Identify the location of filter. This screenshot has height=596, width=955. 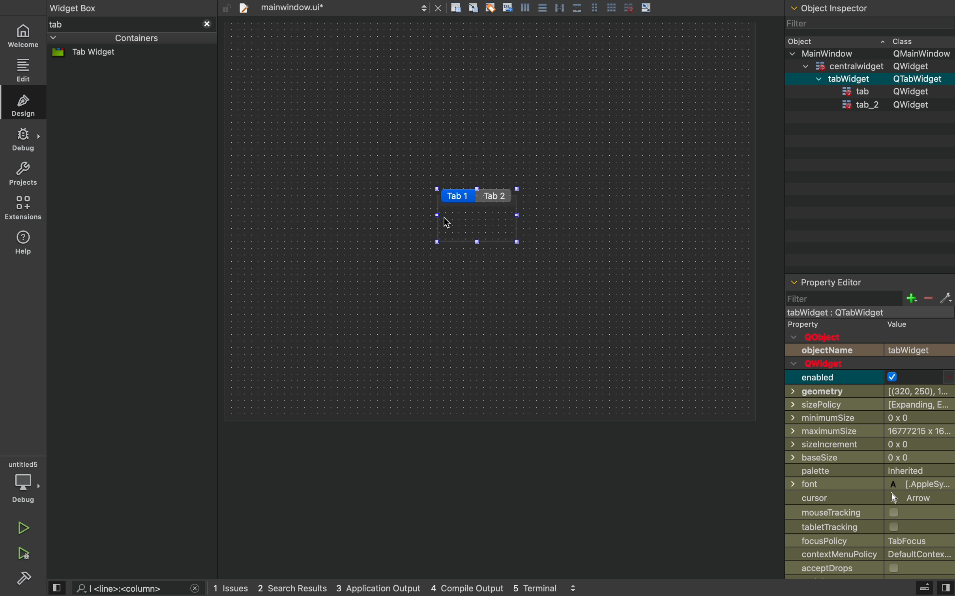
(805, 299).